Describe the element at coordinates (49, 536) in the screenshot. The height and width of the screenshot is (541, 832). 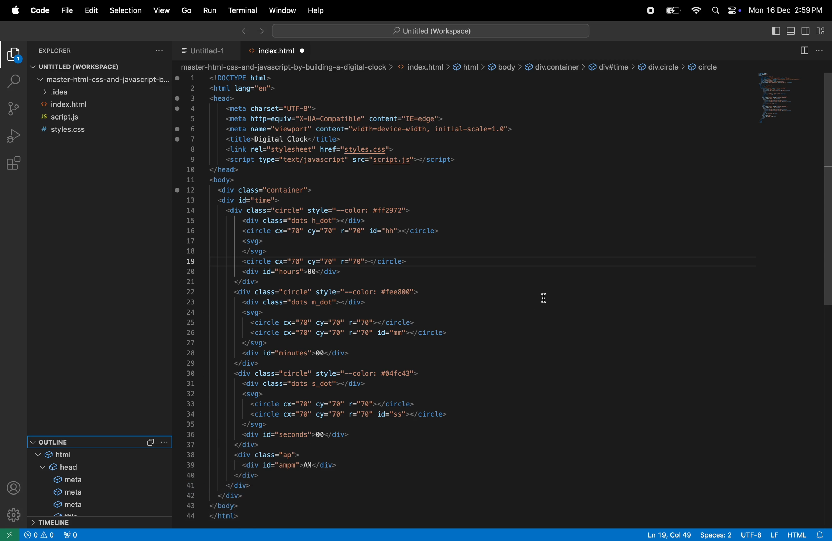
I see `alert` at that location.